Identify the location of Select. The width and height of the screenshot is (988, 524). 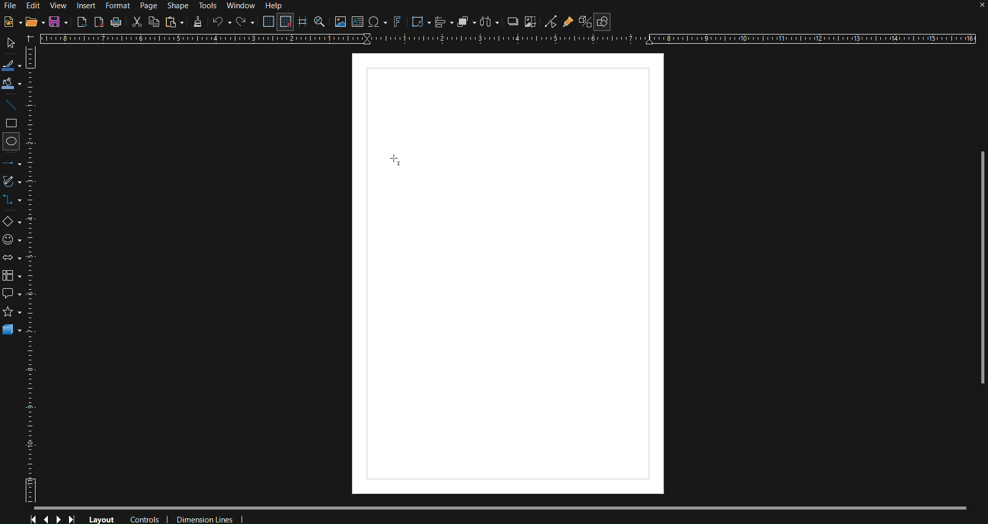
(9, 43).